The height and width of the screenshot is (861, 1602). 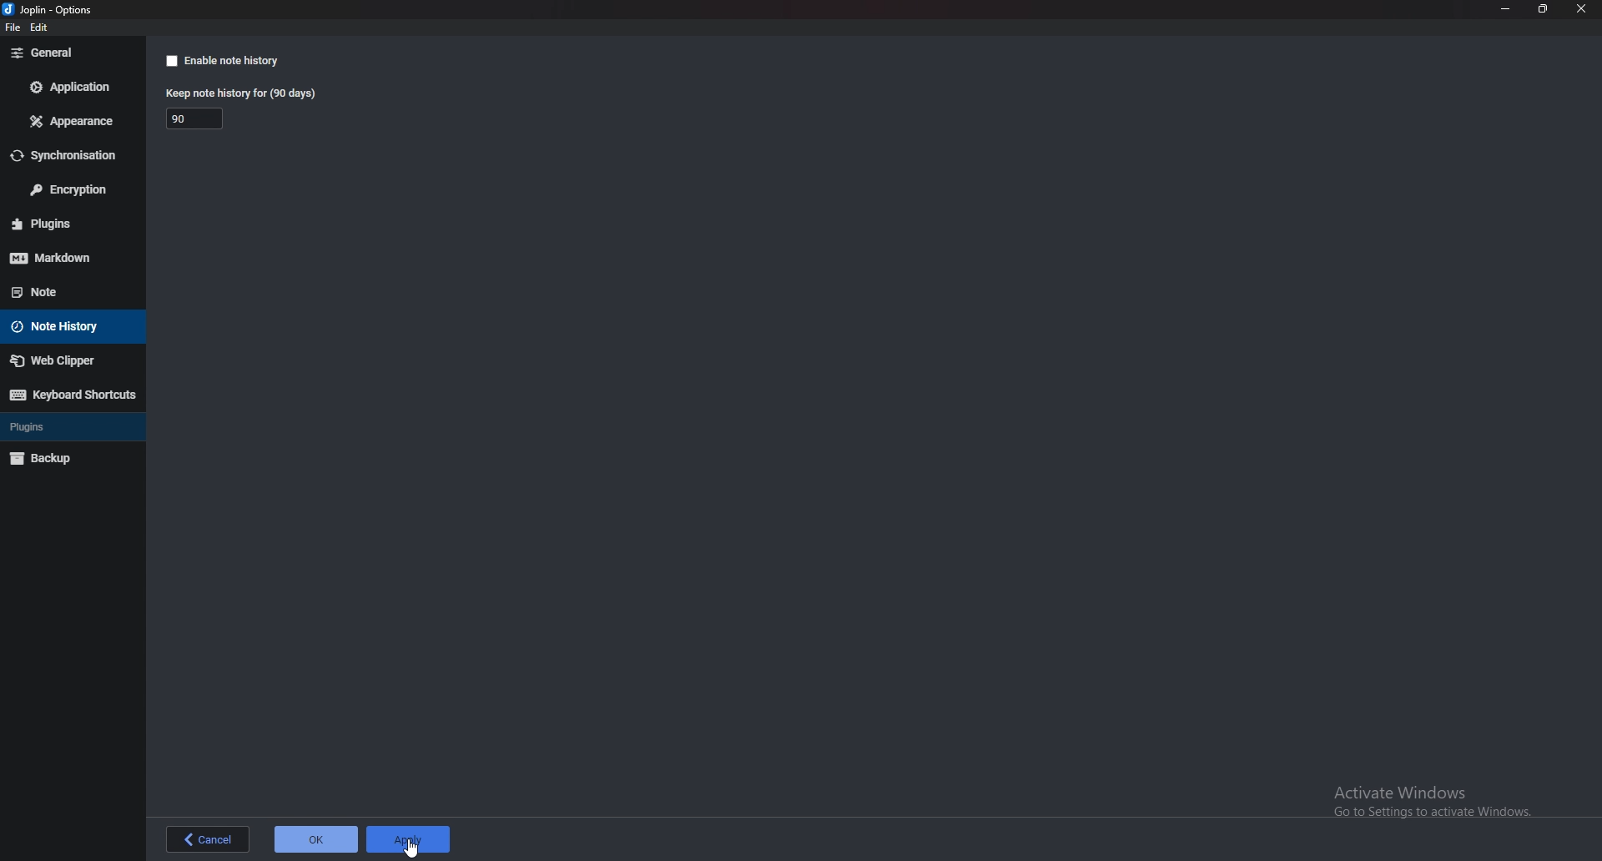 What do you see at coordinates (70, 395) in the screenshot?
I see `Keyboard shortcuts` at bounding box center [70, 395].